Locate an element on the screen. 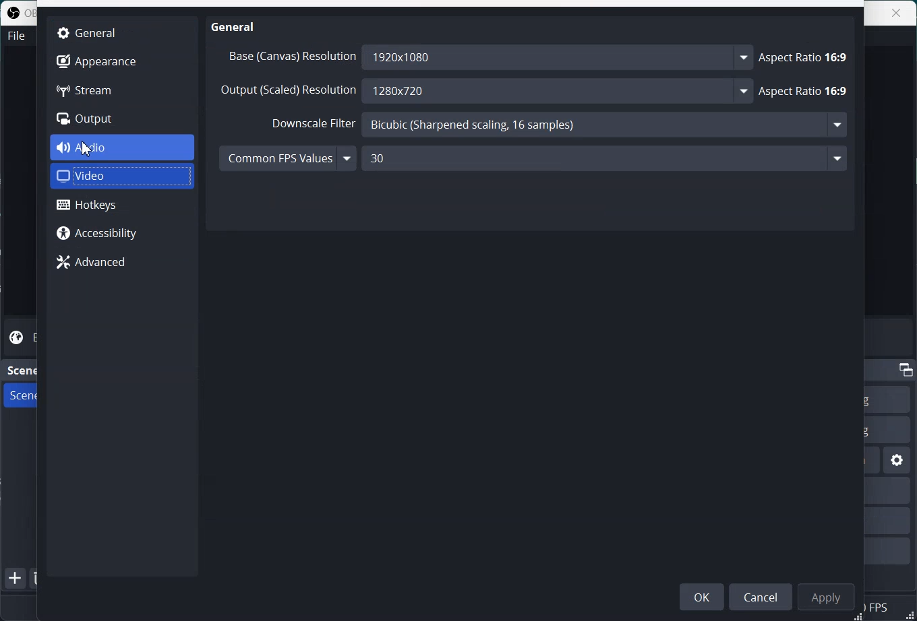 This screenshot has height=621, width=917. 1280x720 is located at coordinates (559, 92).